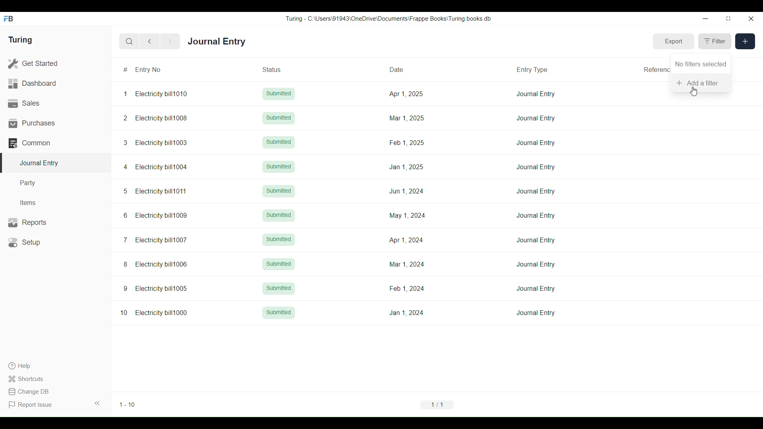  I want to click on Jan 1, 2024, so click(406, 313).